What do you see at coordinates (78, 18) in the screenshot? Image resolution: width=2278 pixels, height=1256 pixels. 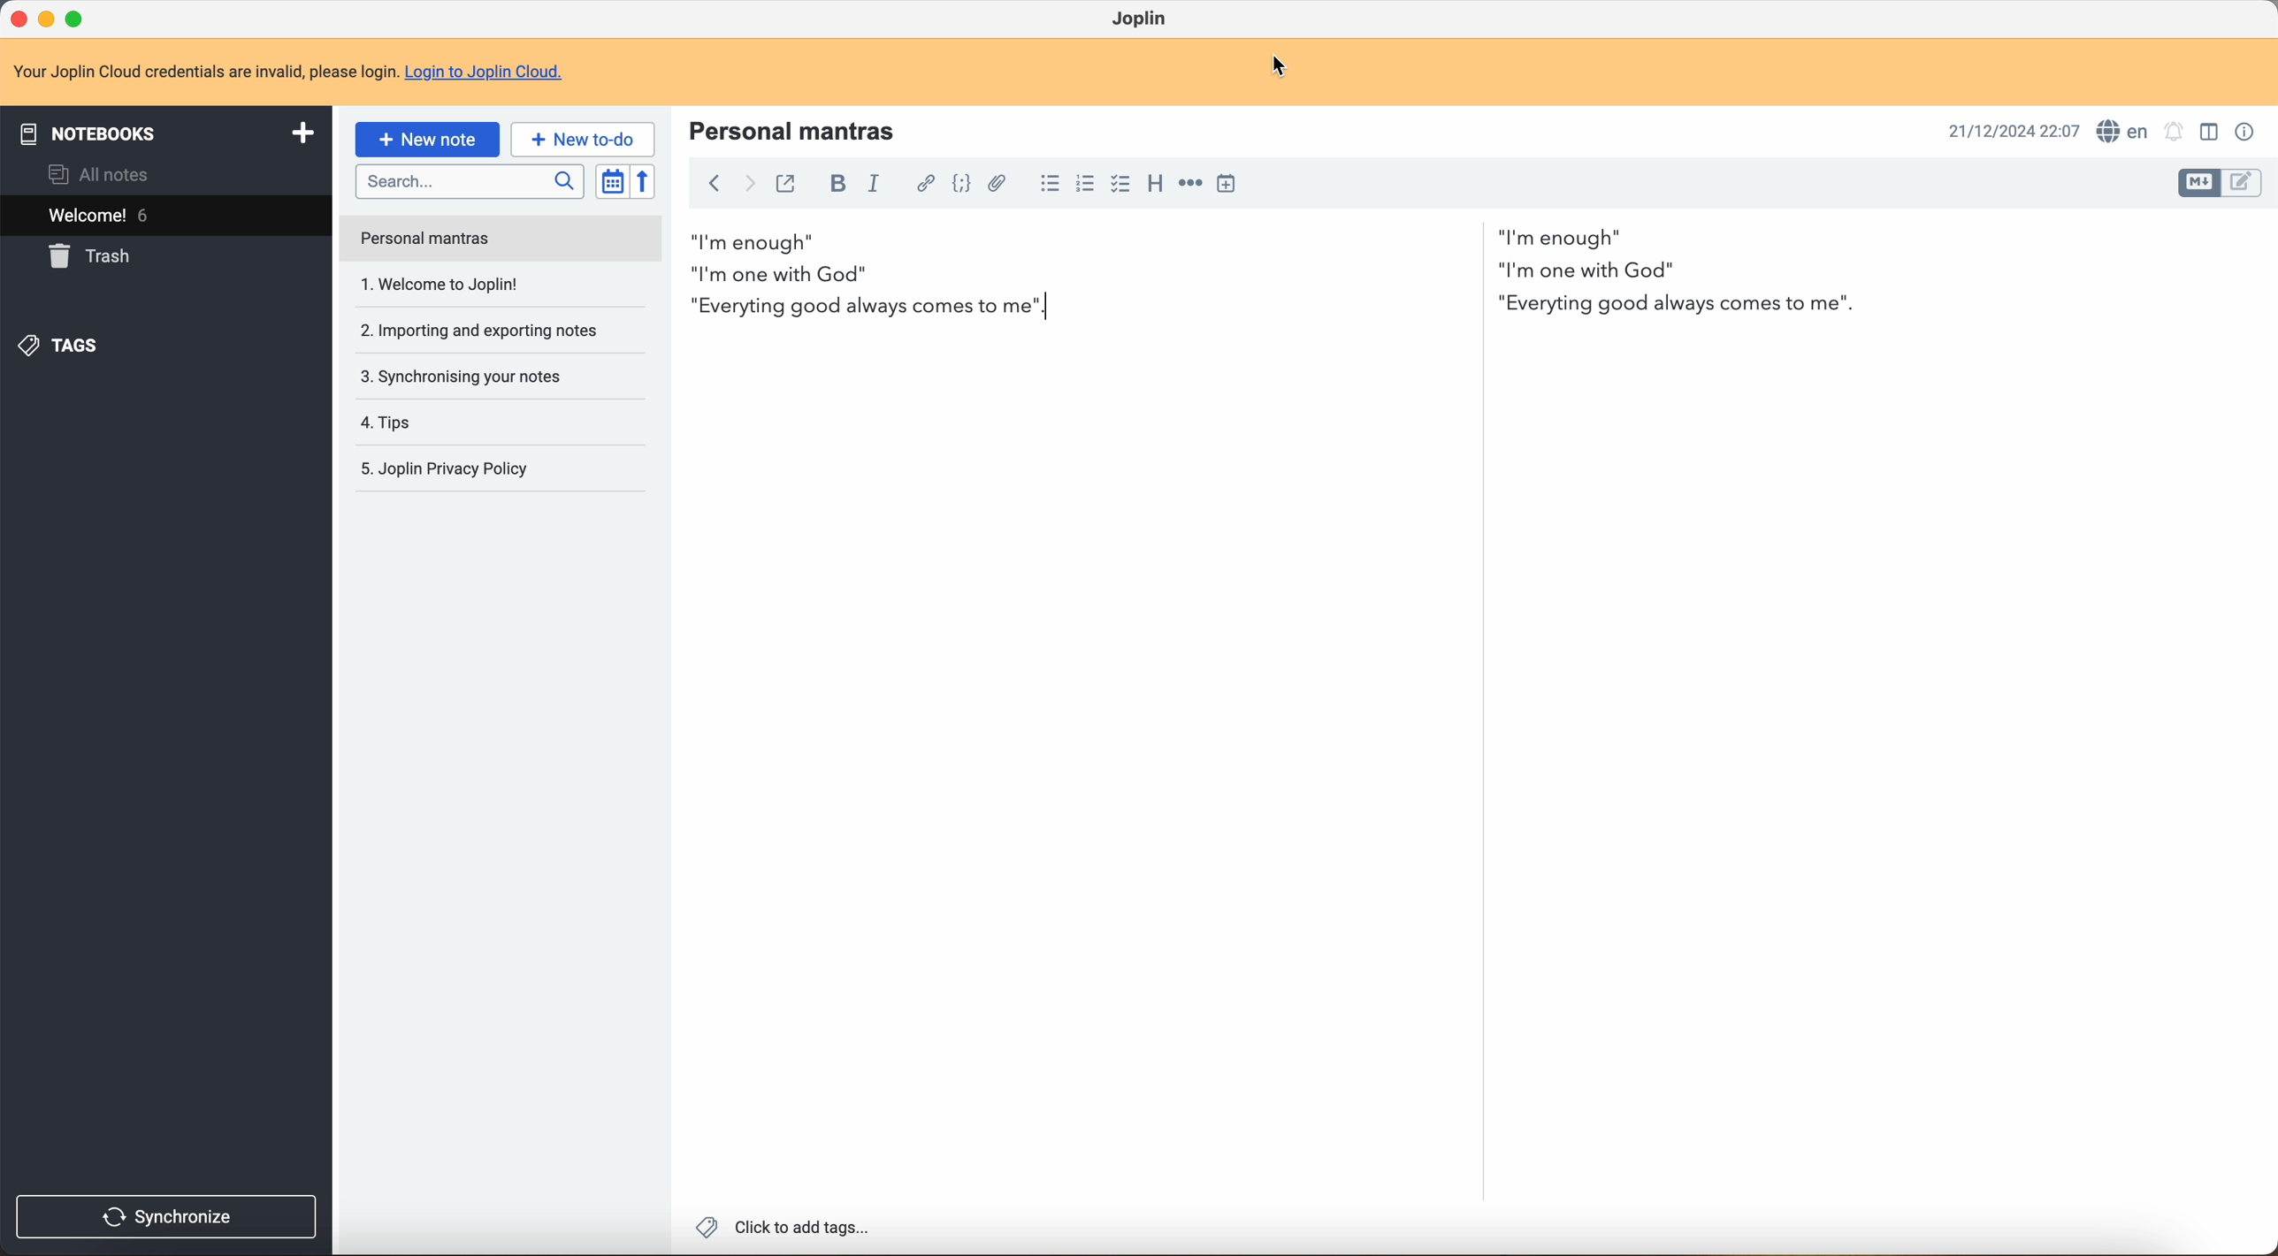 I see `maximize program` at bounding box center [78, 18].